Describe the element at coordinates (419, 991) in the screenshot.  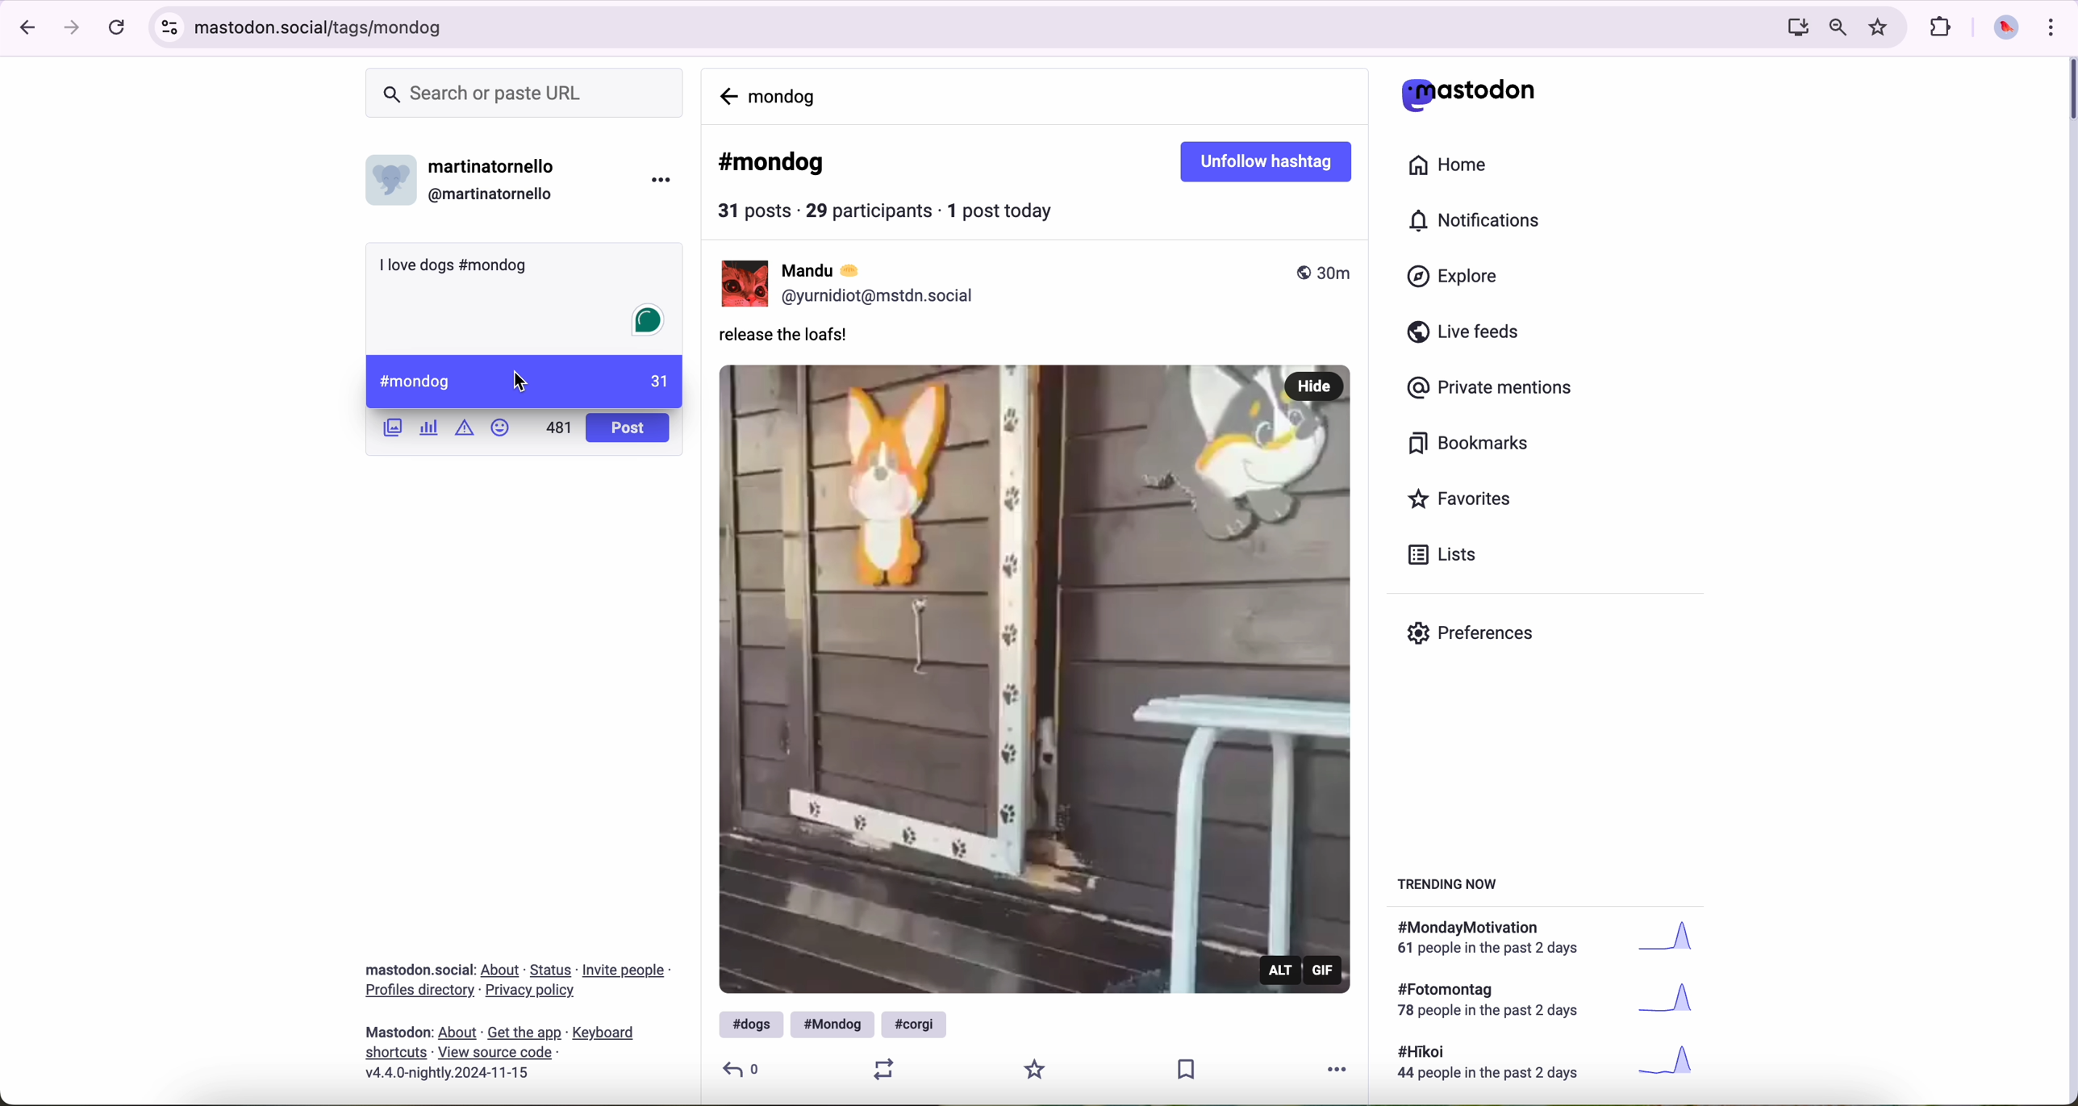
I see `link` at that location.